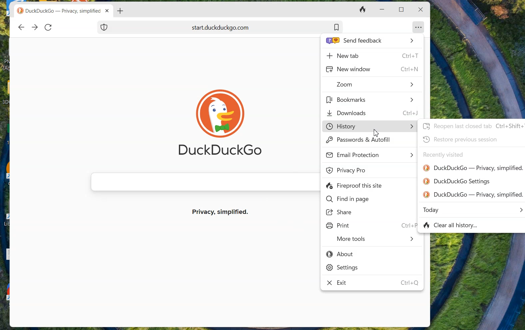 The height and width of the screenshot is (330, 525). I want to click on Reopen last closed tab, so click(472, 126).